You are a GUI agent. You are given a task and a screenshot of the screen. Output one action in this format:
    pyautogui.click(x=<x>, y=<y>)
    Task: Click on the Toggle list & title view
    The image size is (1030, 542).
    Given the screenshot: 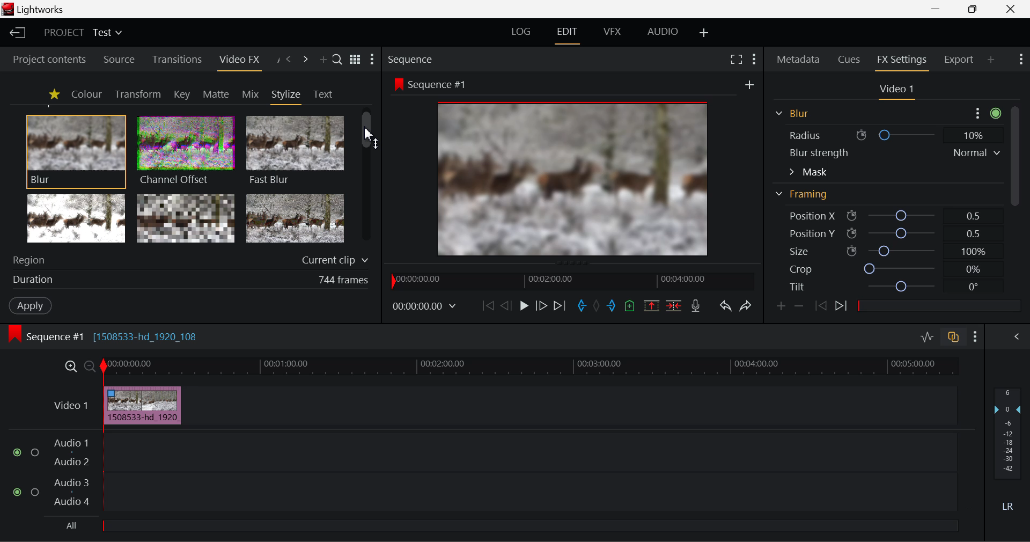 What is the action you would take?
    pyautogui.click(x=355, y=61)
    